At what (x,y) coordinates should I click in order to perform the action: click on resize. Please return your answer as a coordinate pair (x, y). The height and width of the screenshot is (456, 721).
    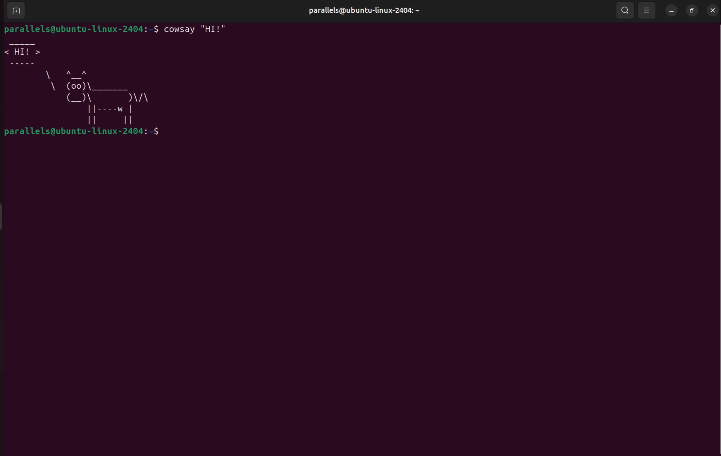
    Looking at the image, I should click on (691, 11).